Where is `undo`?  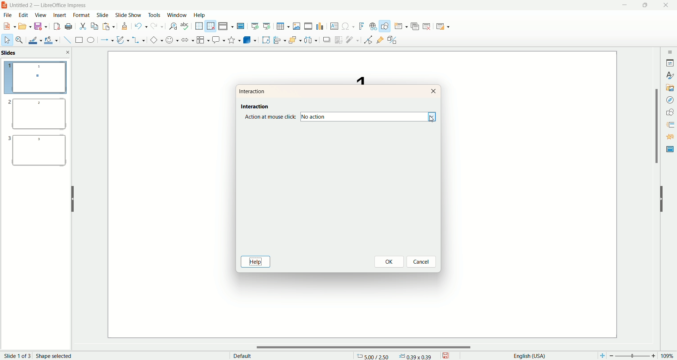
undo is located at coordinates (140, 27).